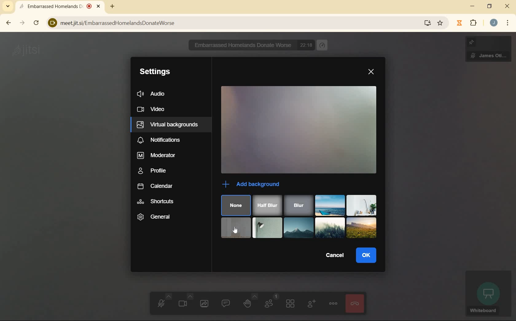 This screenshot has width=516, height=321. Describe the element at coordinates (157, 156) in the screenshot. I see `moderator` at that location.